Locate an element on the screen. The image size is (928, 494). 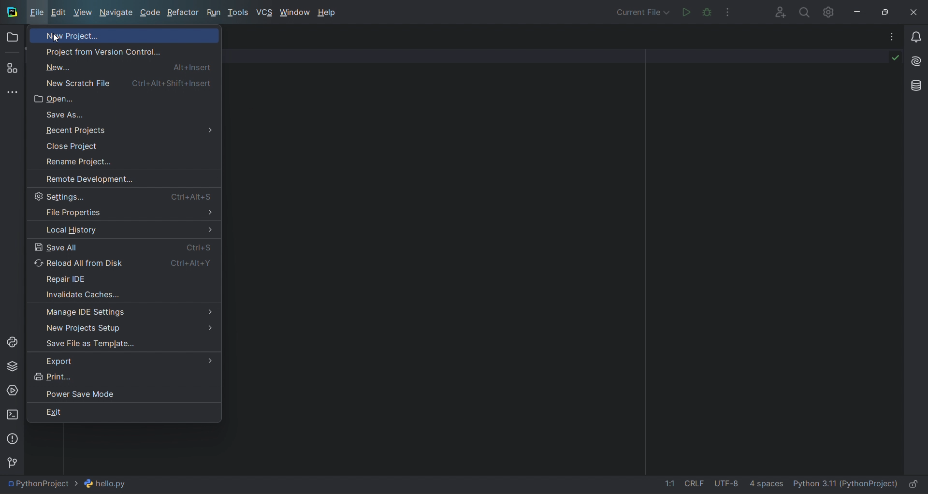
edit is located at coordinates (60, 14).